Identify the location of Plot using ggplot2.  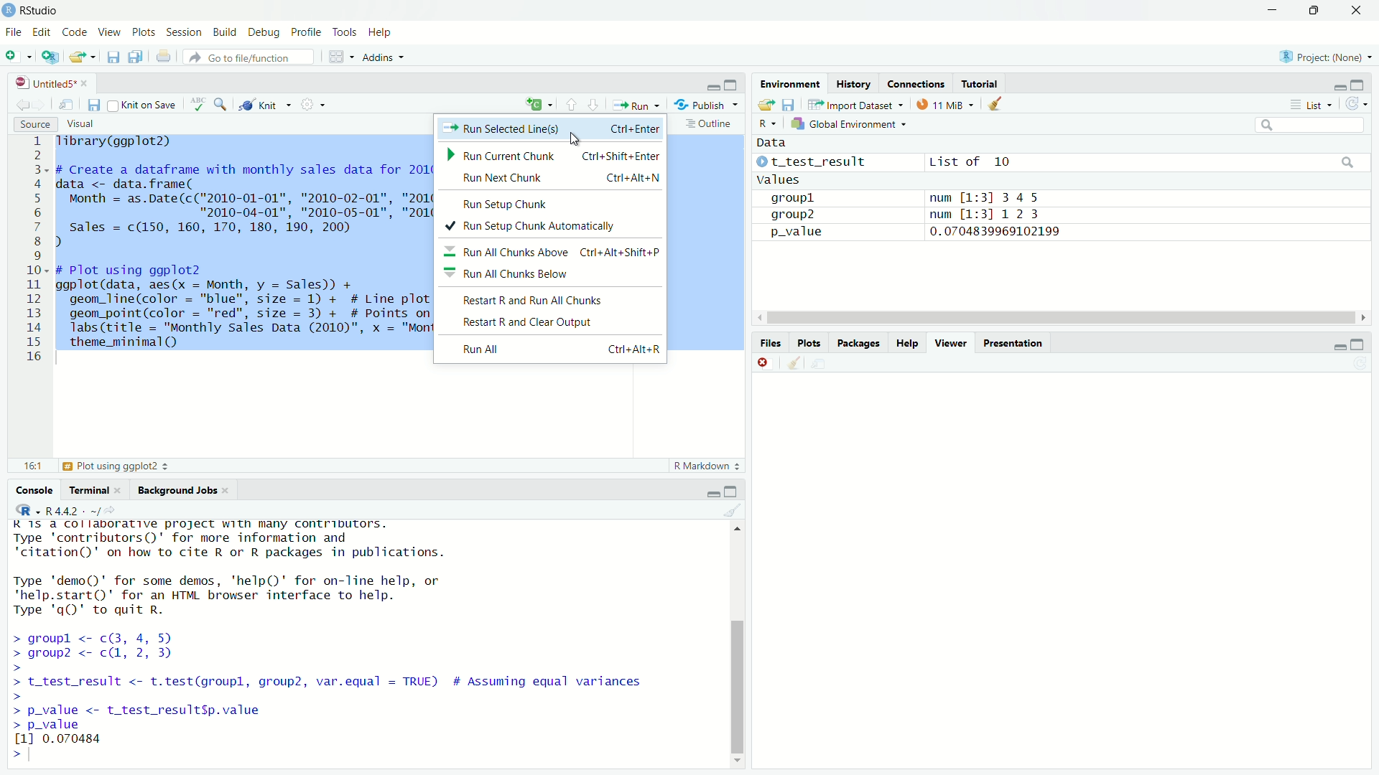
(114, 466).